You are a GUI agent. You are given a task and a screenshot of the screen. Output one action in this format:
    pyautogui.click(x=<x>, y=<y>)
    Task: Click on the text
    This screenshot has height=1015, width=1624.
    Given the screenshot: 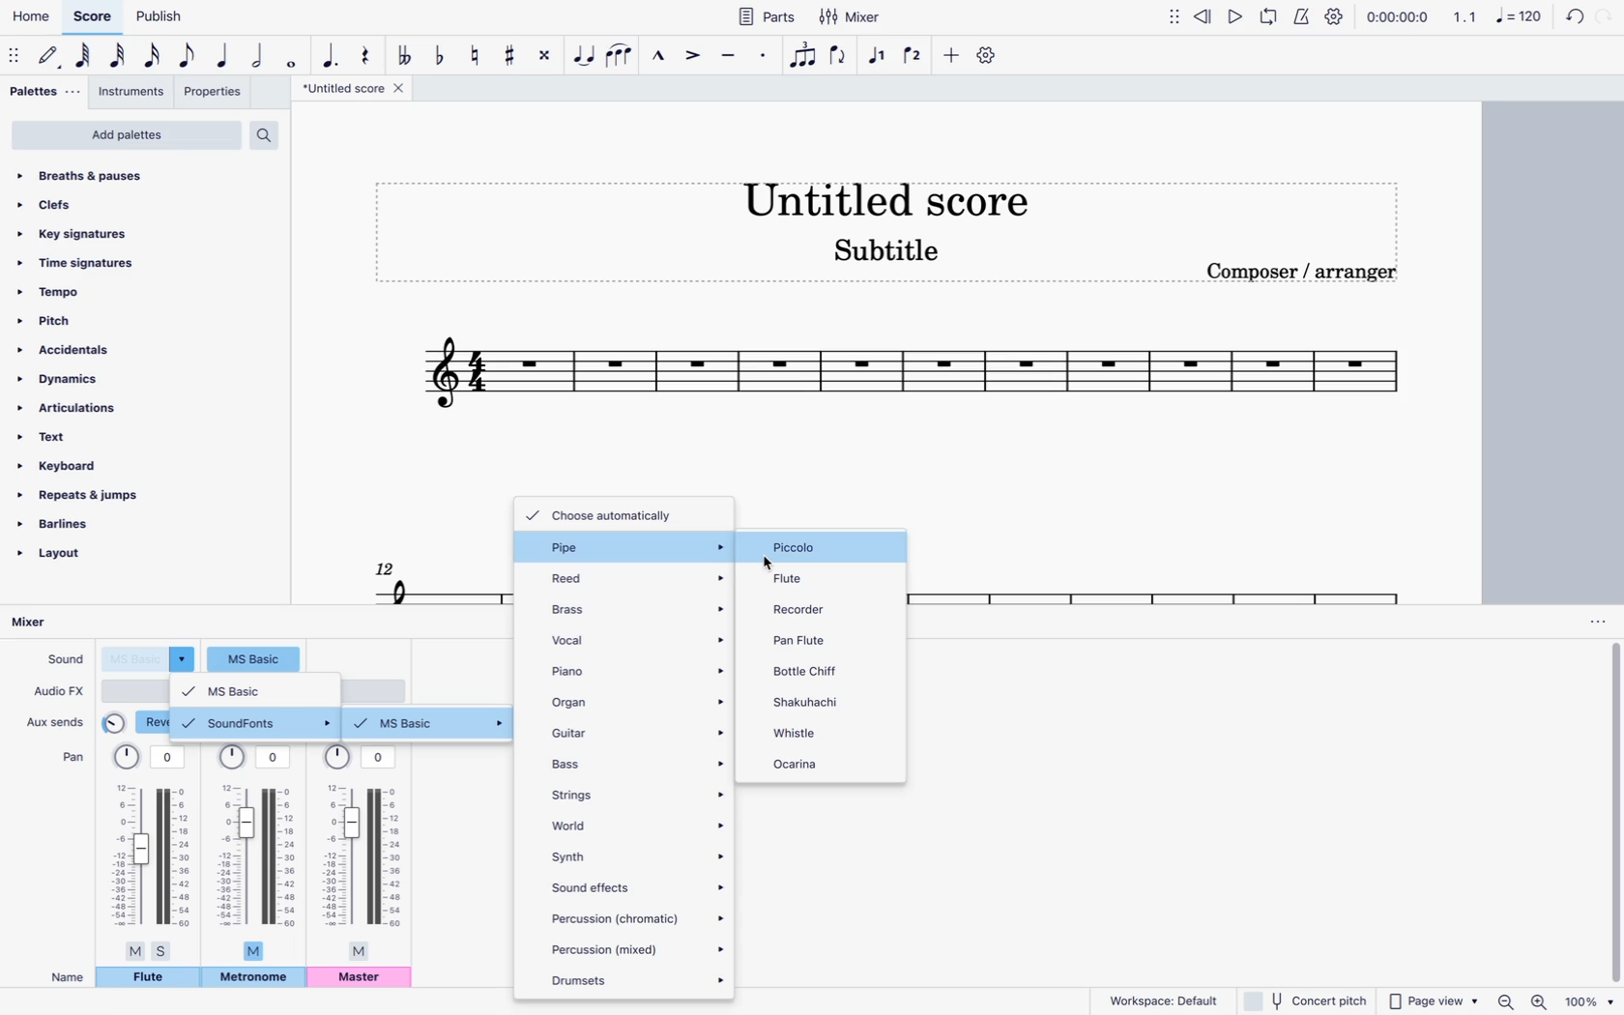 What is the action you would take?
    pyautogui.click(x=72, y=439)
    